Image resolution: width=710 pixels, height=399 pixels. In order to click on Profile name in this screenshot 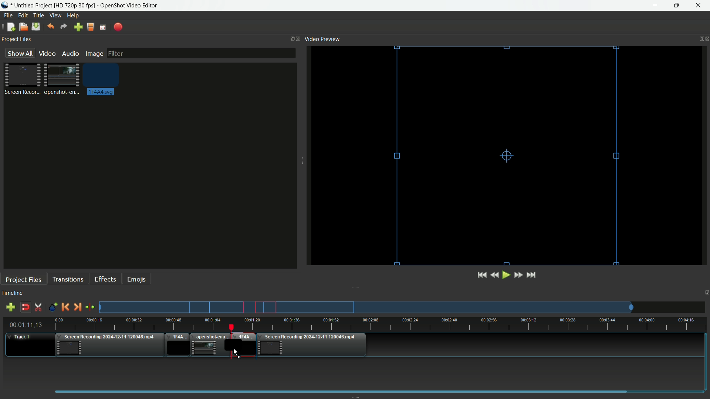, I will do `click(75, 6)`.